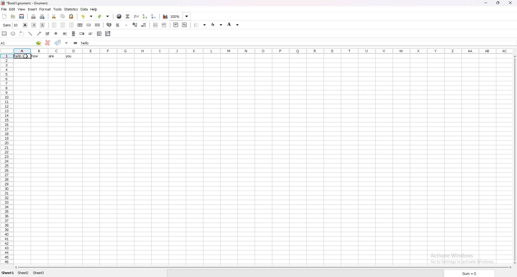 This screenshot has height=277, width=517. What do you see at coordinates (156, 25) in the screenshot?
I see `decrease indent` at bounding box center [156, 25].